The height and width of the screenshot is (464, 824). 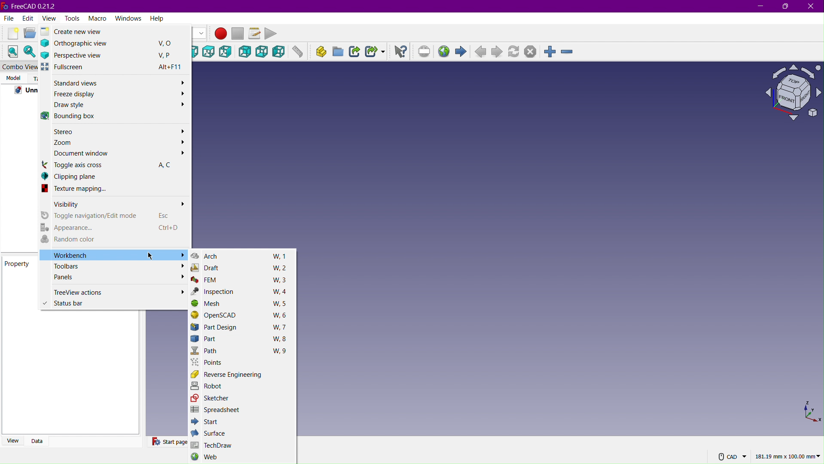 What do you see at coordinates (787, 92) in the screenshot?
I see `Plane View` at bounding box center [787, 92].